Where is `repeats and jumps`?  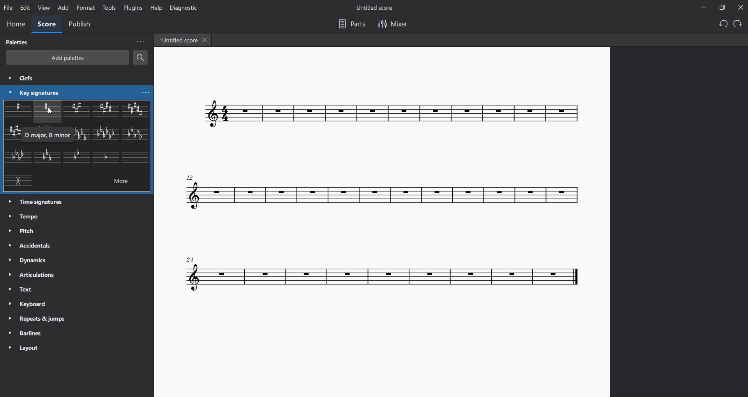
repeats and jumps is located at coordinates (37, 318).